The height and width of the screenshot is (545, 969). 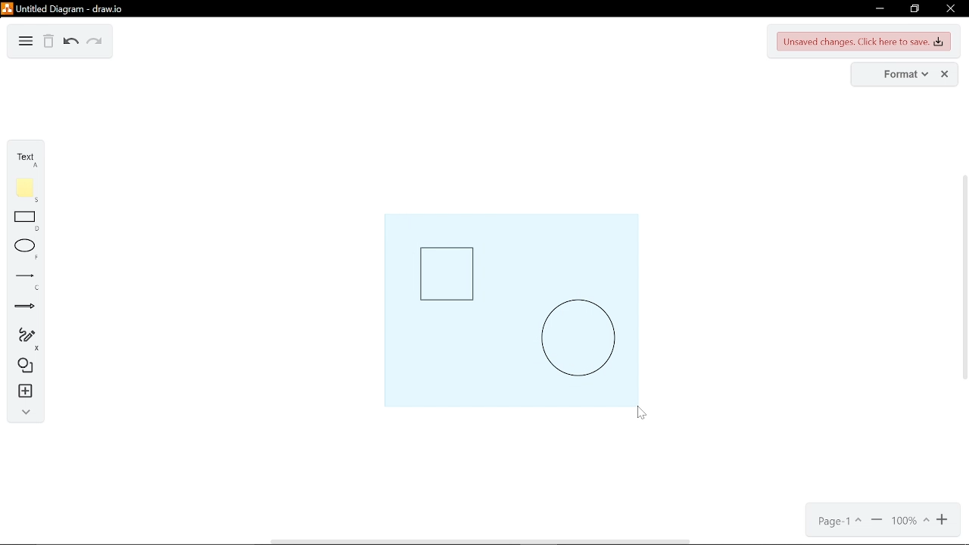 I want to click on collapse, so click(x=23, y=415).